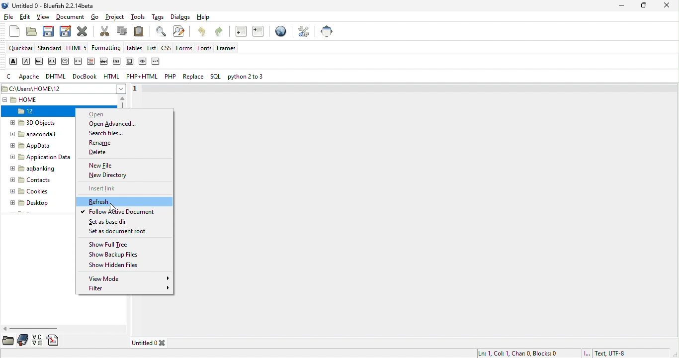  I want to click on bookmarks, so click(24, 340).